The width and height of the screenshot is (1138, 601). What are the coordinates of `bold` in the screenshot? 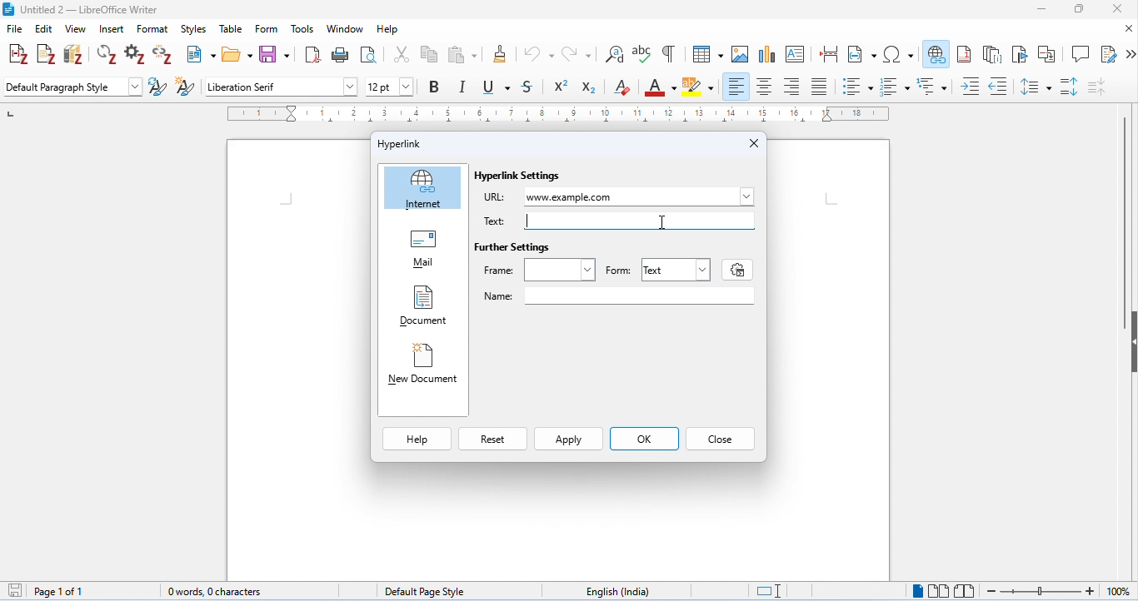 It's located at (435, 87).